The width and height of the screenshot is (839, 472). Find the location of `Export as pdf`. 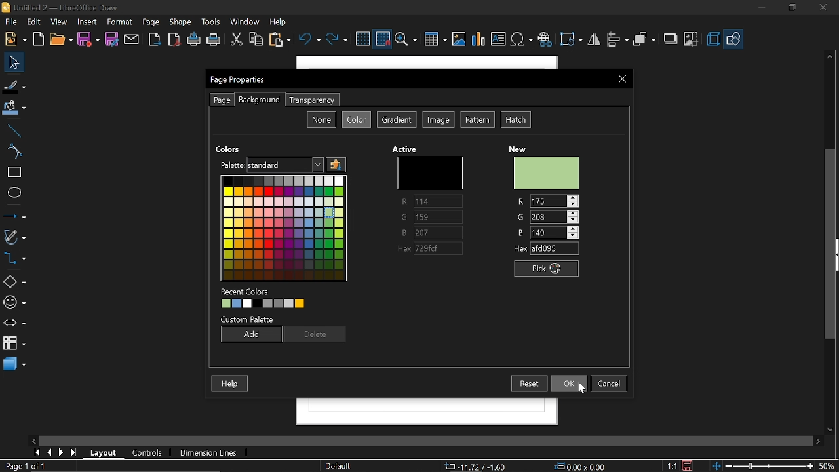

Export as pdf is located at coordinates (174, 39).